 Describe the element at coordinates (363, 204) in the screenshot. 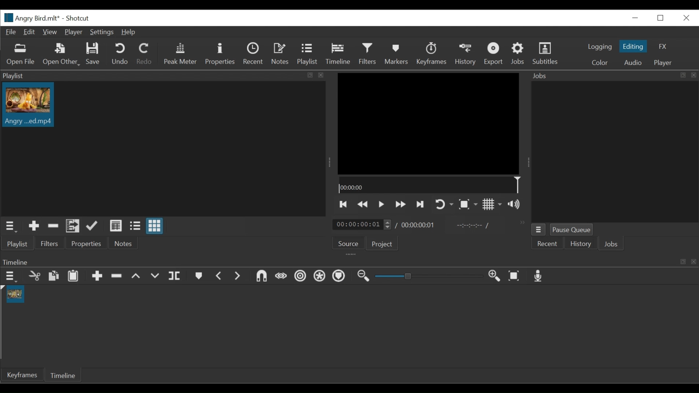

I see `Play backward quickly` at that location.